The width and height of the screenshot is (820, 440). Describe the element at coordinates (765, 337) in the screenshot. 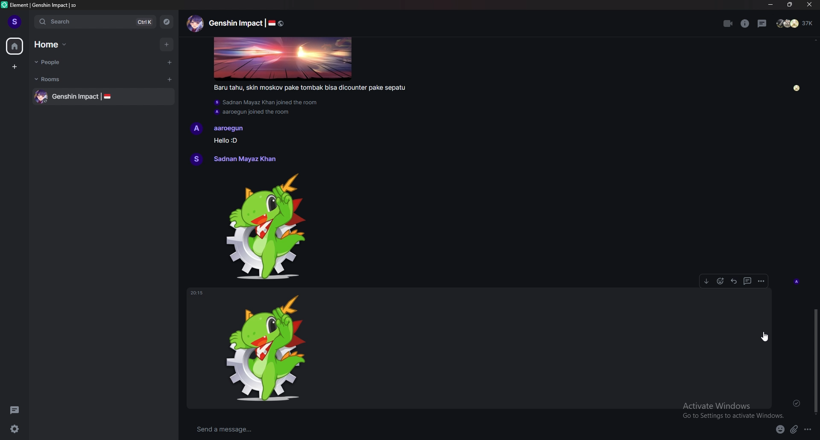

I see `cursor` at that location.